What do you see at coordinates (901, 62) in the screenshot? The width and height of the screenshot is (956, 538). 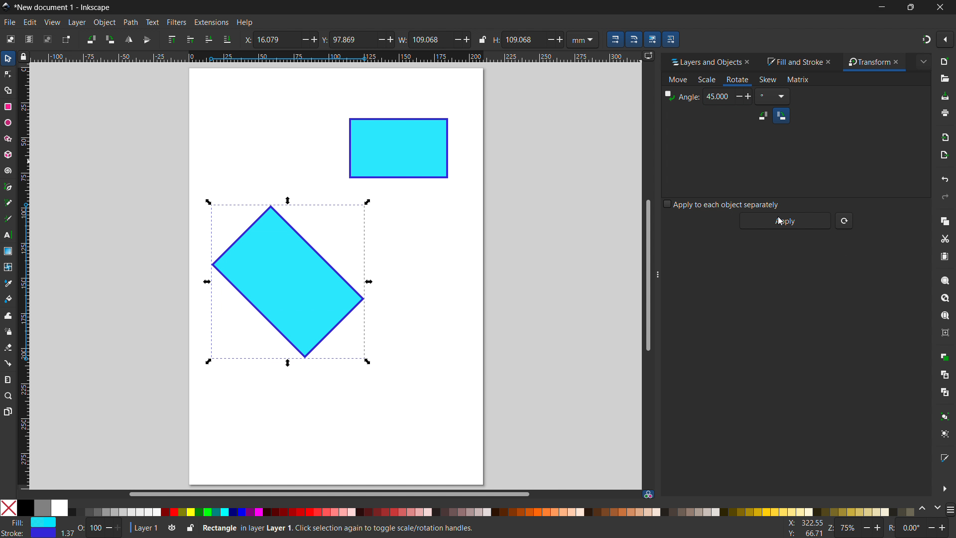 I see `close` at bounding box center [901, 62].